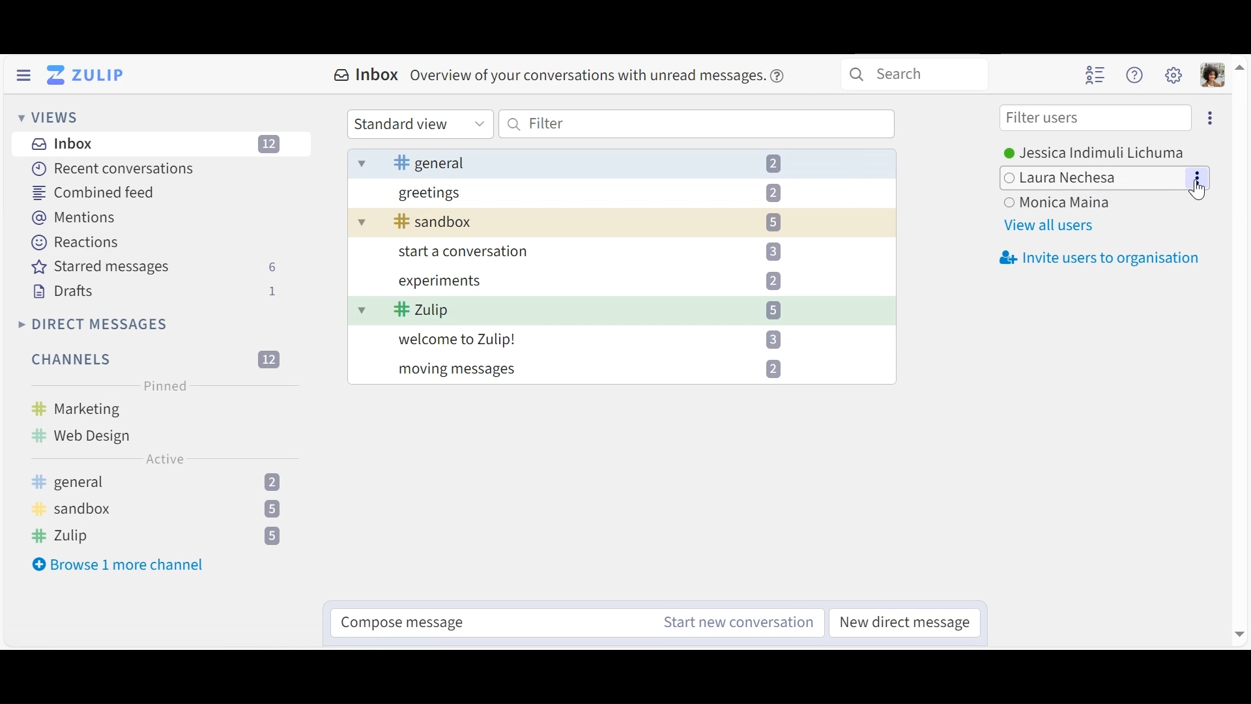  Describe the element at coordinates (164, 536) in the screenshot. I see `zulip` at that location.